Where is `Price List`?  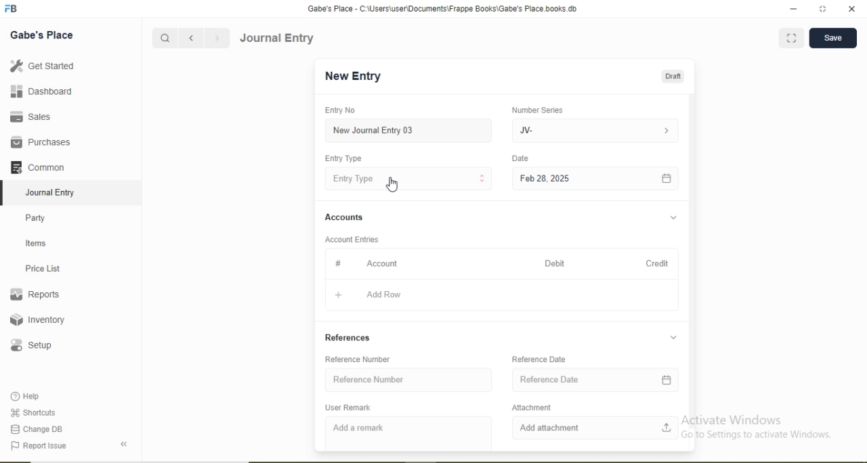 Price List is located at coordinates (42, 269).